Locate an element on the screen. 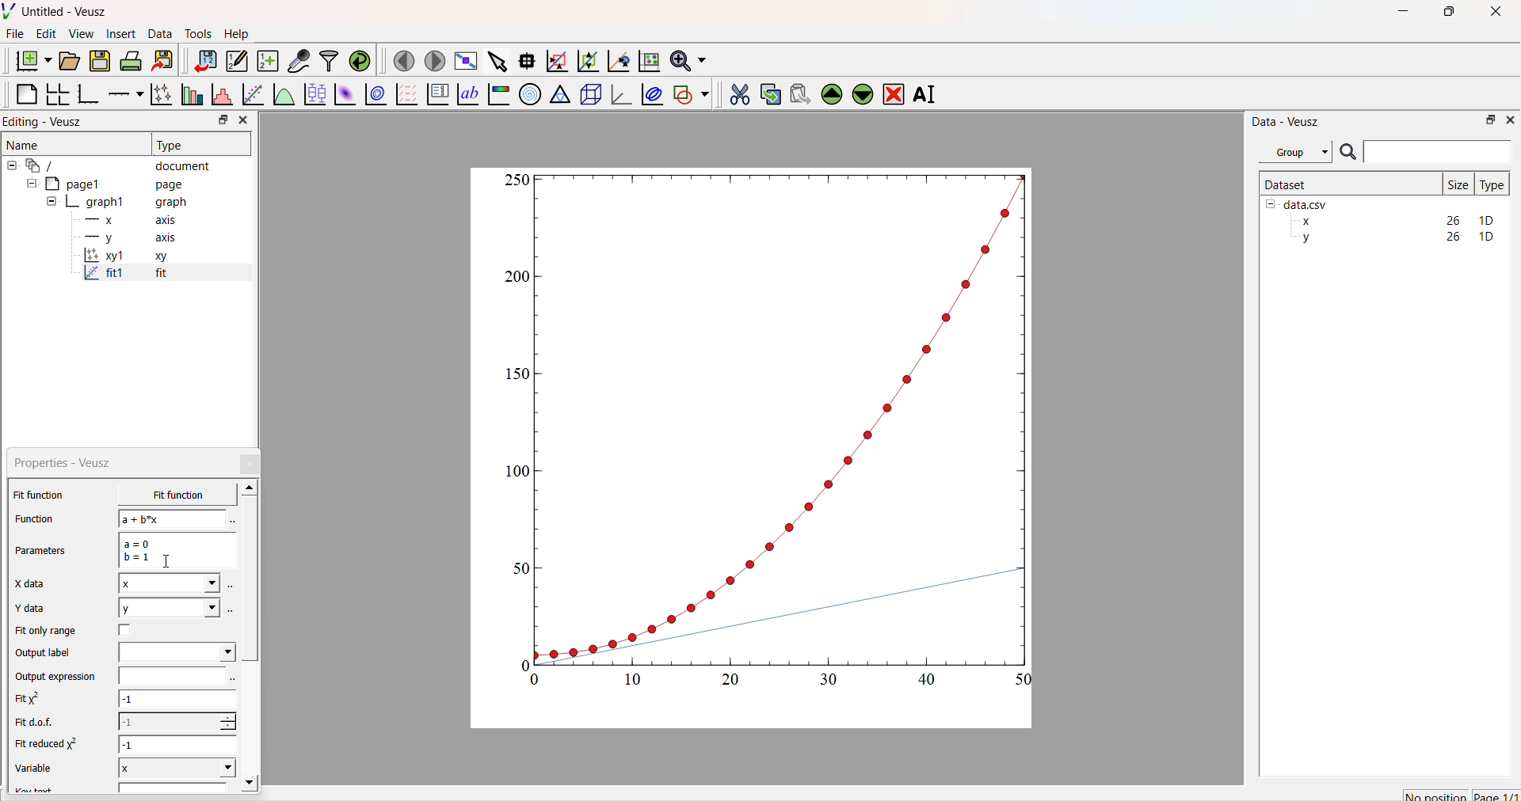 The width and height of the screenshot is (1521, 801). Close is located at coordinates (251, 464).